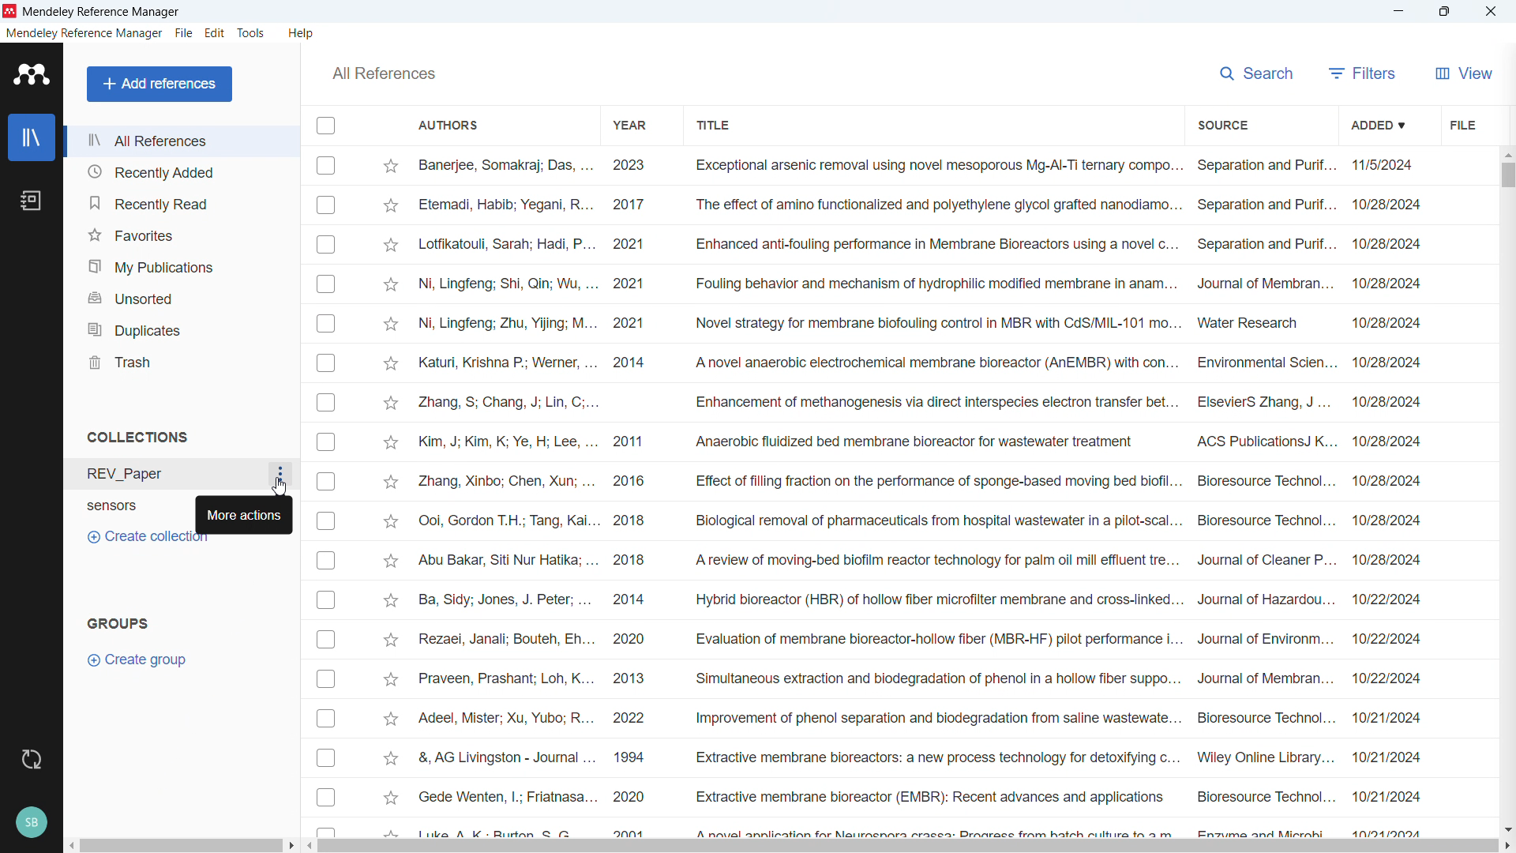 The height and width of the screenshot is (853, 1516). Describe the element at coordinates (921, 166) in the screenshot. I see `Banerjee, Somakraj; Das, ... 2023 Exceptional arsenic removal using novel mesoporous Mg-Al-Ti ternary compo... Separation and Purif... 11/5/2024` at that location.